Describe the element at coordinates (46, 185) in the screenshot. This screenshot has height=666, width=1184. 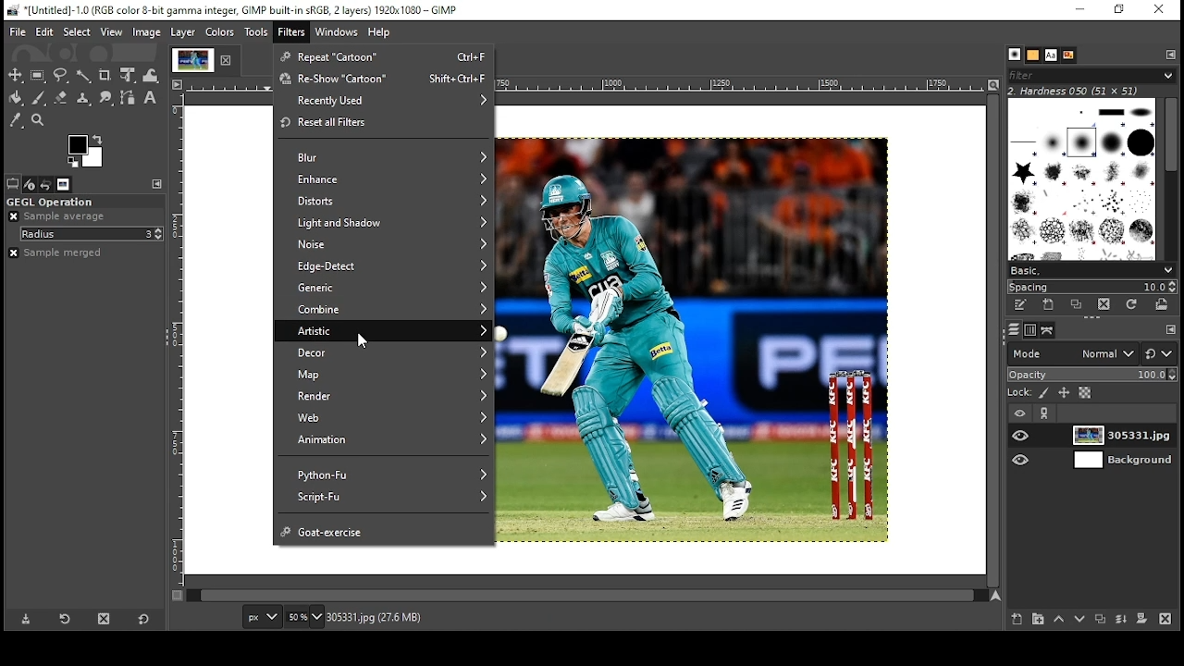
I see `undo history` at that location.